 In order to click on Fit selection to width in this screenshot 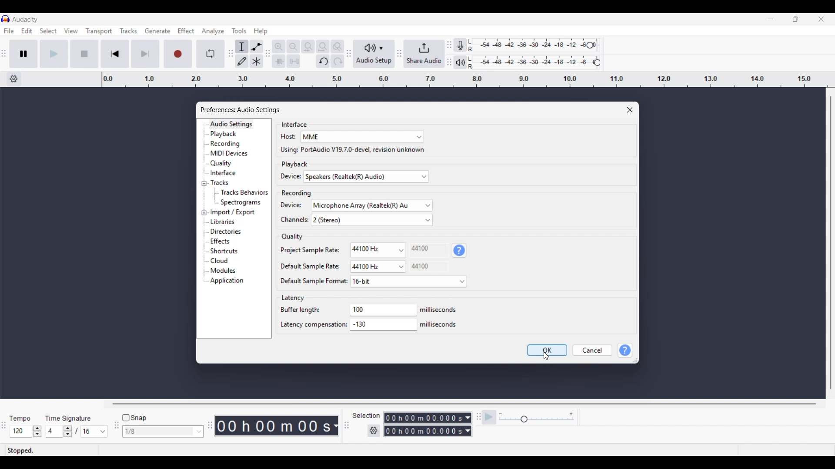, I will do `click(308, 47)`.